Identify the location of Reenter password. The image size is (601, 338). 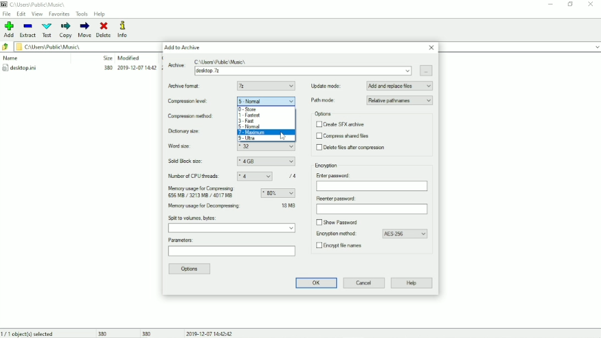
(335, 199).